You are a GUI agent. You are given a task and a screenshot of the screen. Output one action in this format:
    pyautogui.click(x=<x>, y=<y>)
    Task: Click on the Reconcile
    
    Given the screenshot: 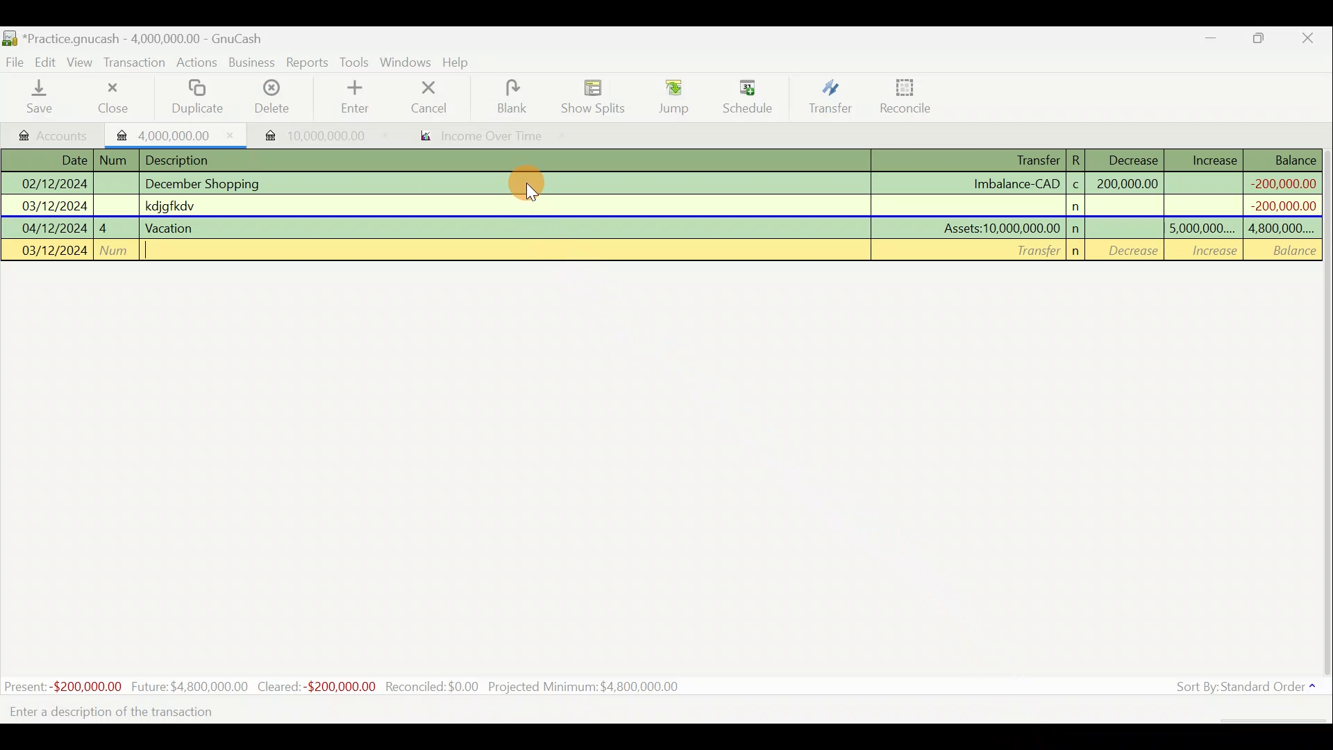 What is the action you would take?
    pyautogui.click(x=911, y=95)
    